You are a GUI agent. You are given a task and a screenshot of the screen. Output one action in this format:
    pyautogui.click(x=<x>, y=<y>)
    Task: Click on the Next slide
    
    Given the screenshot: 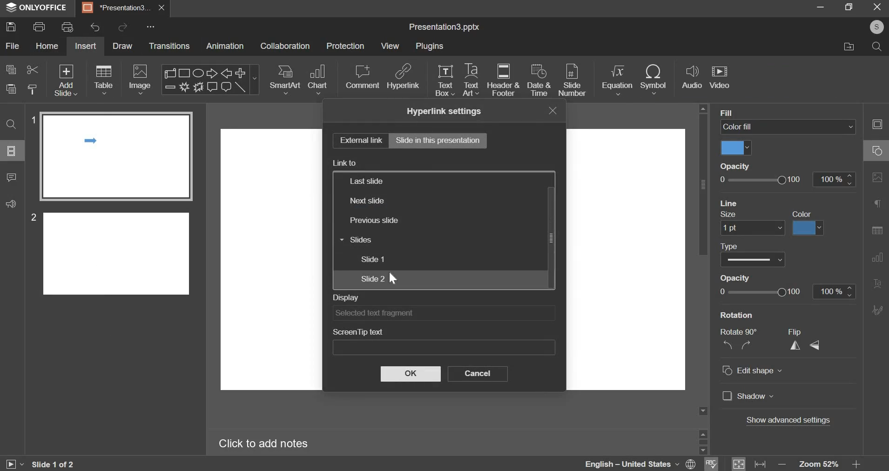 What is the action you would take?
    pyautogui.click(x=397, y=200)
    